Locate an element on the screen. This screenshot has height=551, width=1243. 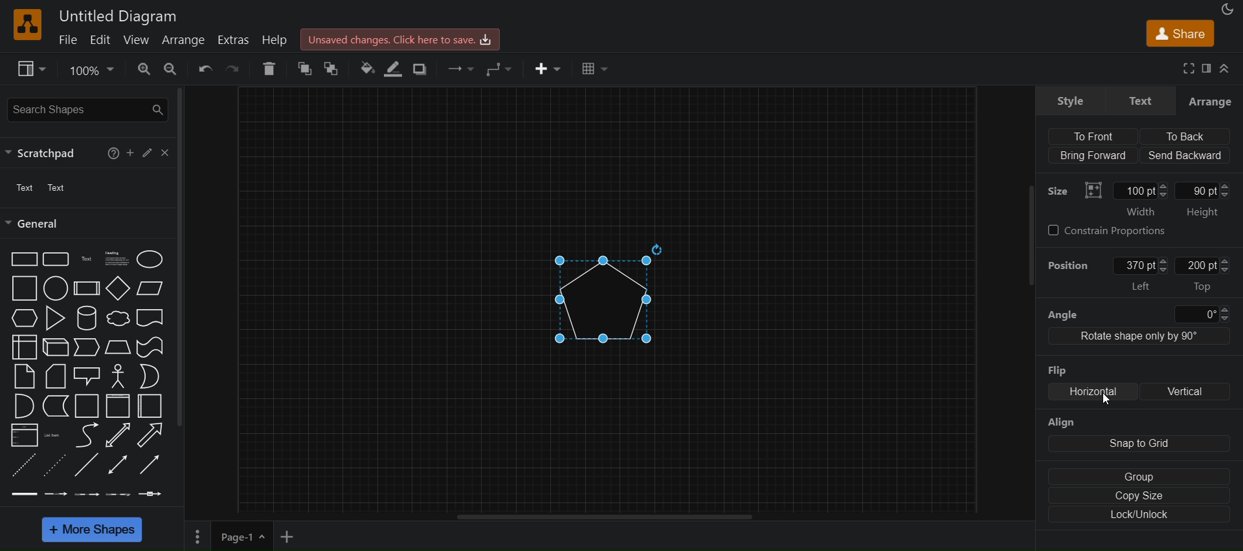
group is located at coordinates (1139, 477).